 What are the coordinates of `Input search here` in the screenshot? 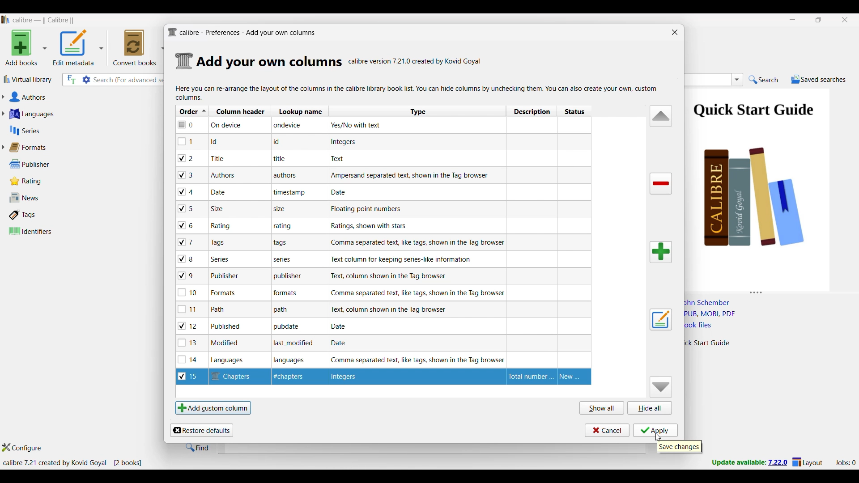 It's located at (130, 80).